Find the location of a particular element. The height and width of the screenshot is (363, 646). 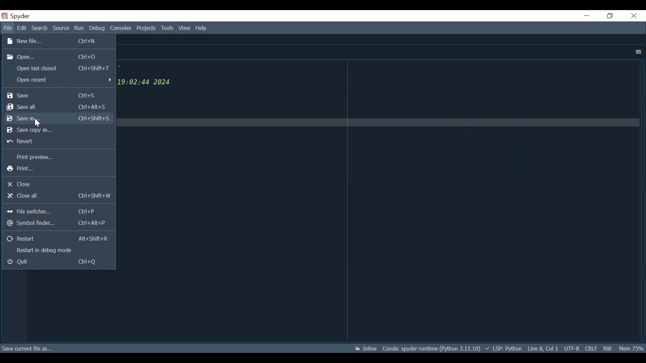

Save All is located at coordinates (58, 107).